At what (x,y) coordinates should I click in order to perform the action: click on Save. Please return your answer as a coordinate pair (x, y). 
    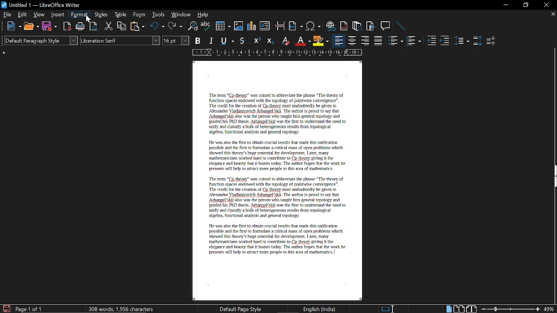
    Looking at the image, I should click on (5, 309).